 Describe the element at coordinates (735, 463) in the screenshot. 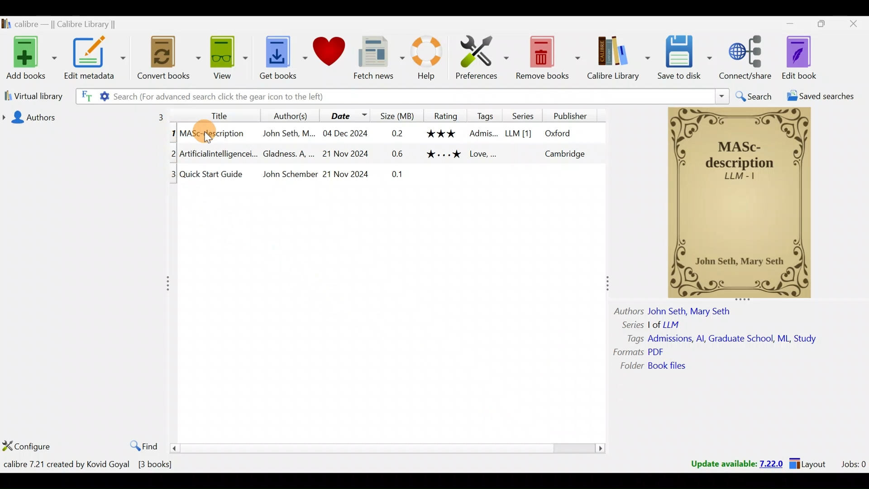

I see `Update` at that location.